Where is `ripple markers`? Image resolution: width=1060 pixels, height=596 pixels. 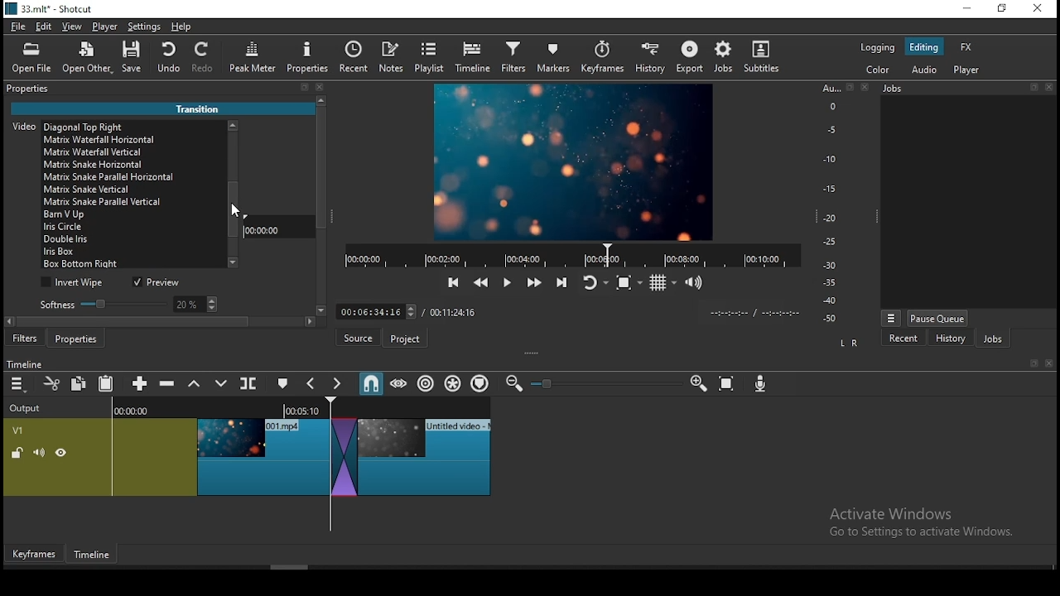 ripple markers is located at coordinates (479, 383).